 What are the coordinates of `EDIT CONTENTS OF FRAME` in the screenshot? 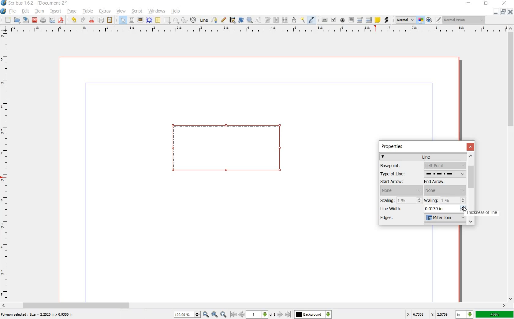 It's located at (259, 20).